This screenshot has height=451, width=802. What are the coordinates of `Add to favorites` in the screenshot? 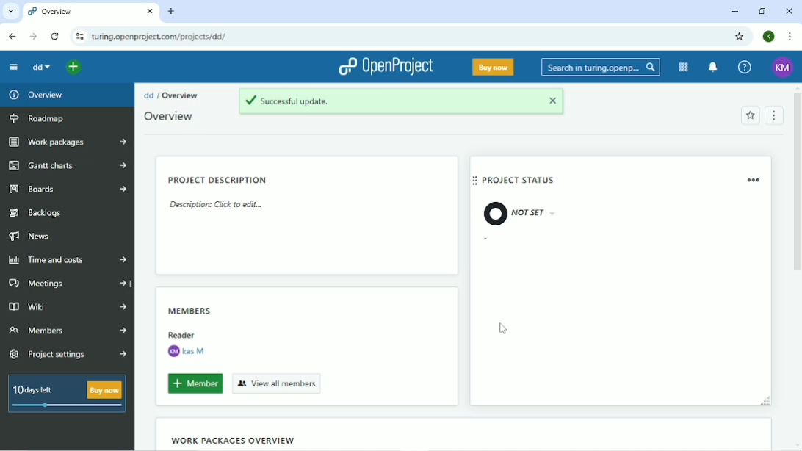 It's located at (749, 116).